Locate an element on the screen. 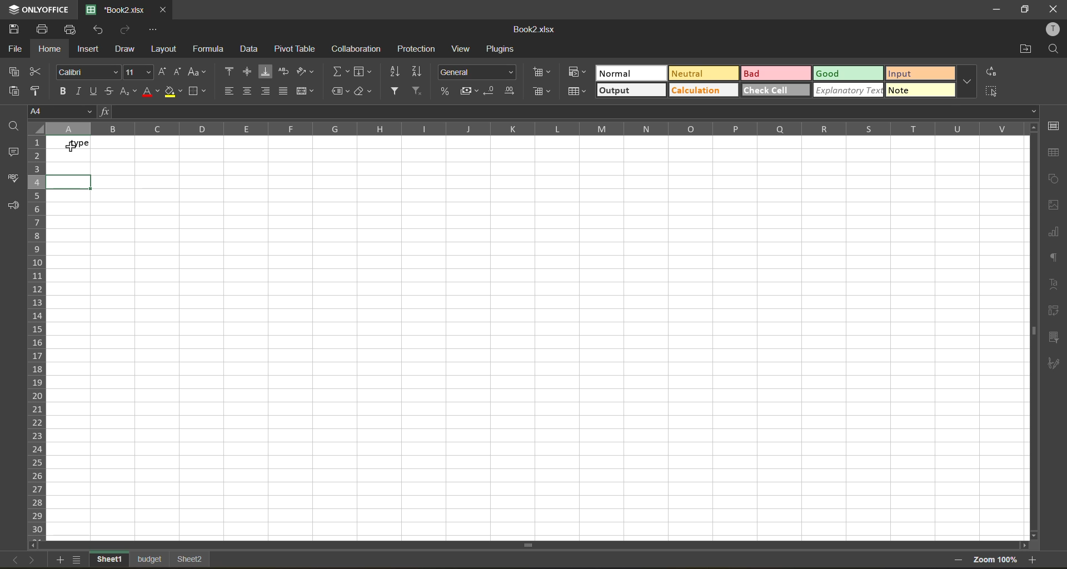 The height and width of the screenshot is (569, 1067). wrap text is located at coordinates (284, 72).